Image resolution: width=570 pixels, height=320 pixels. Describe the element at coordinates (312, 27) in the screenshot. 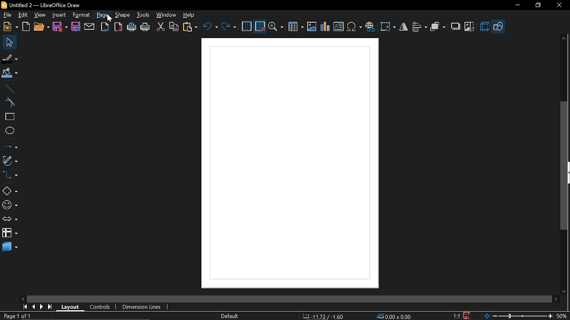

I see `Insert Image` at that location.